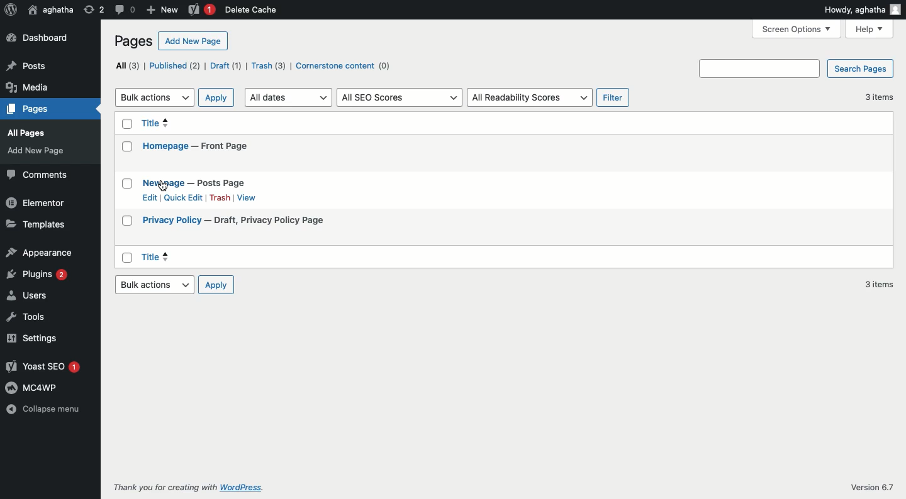 This screenshot has width=906, height=499. I want to click on search box, so click(759, 69).